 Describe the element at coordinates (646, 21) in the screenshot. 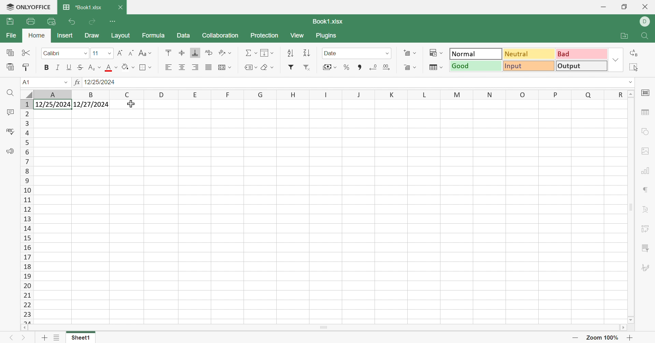

I see `DELL` at that location.